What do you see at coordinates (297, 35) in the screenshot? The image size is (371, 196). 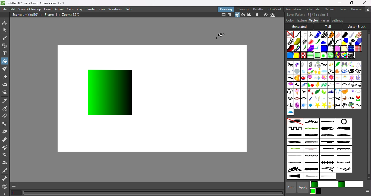 I see `Constant` at bounding box center [297, 35].